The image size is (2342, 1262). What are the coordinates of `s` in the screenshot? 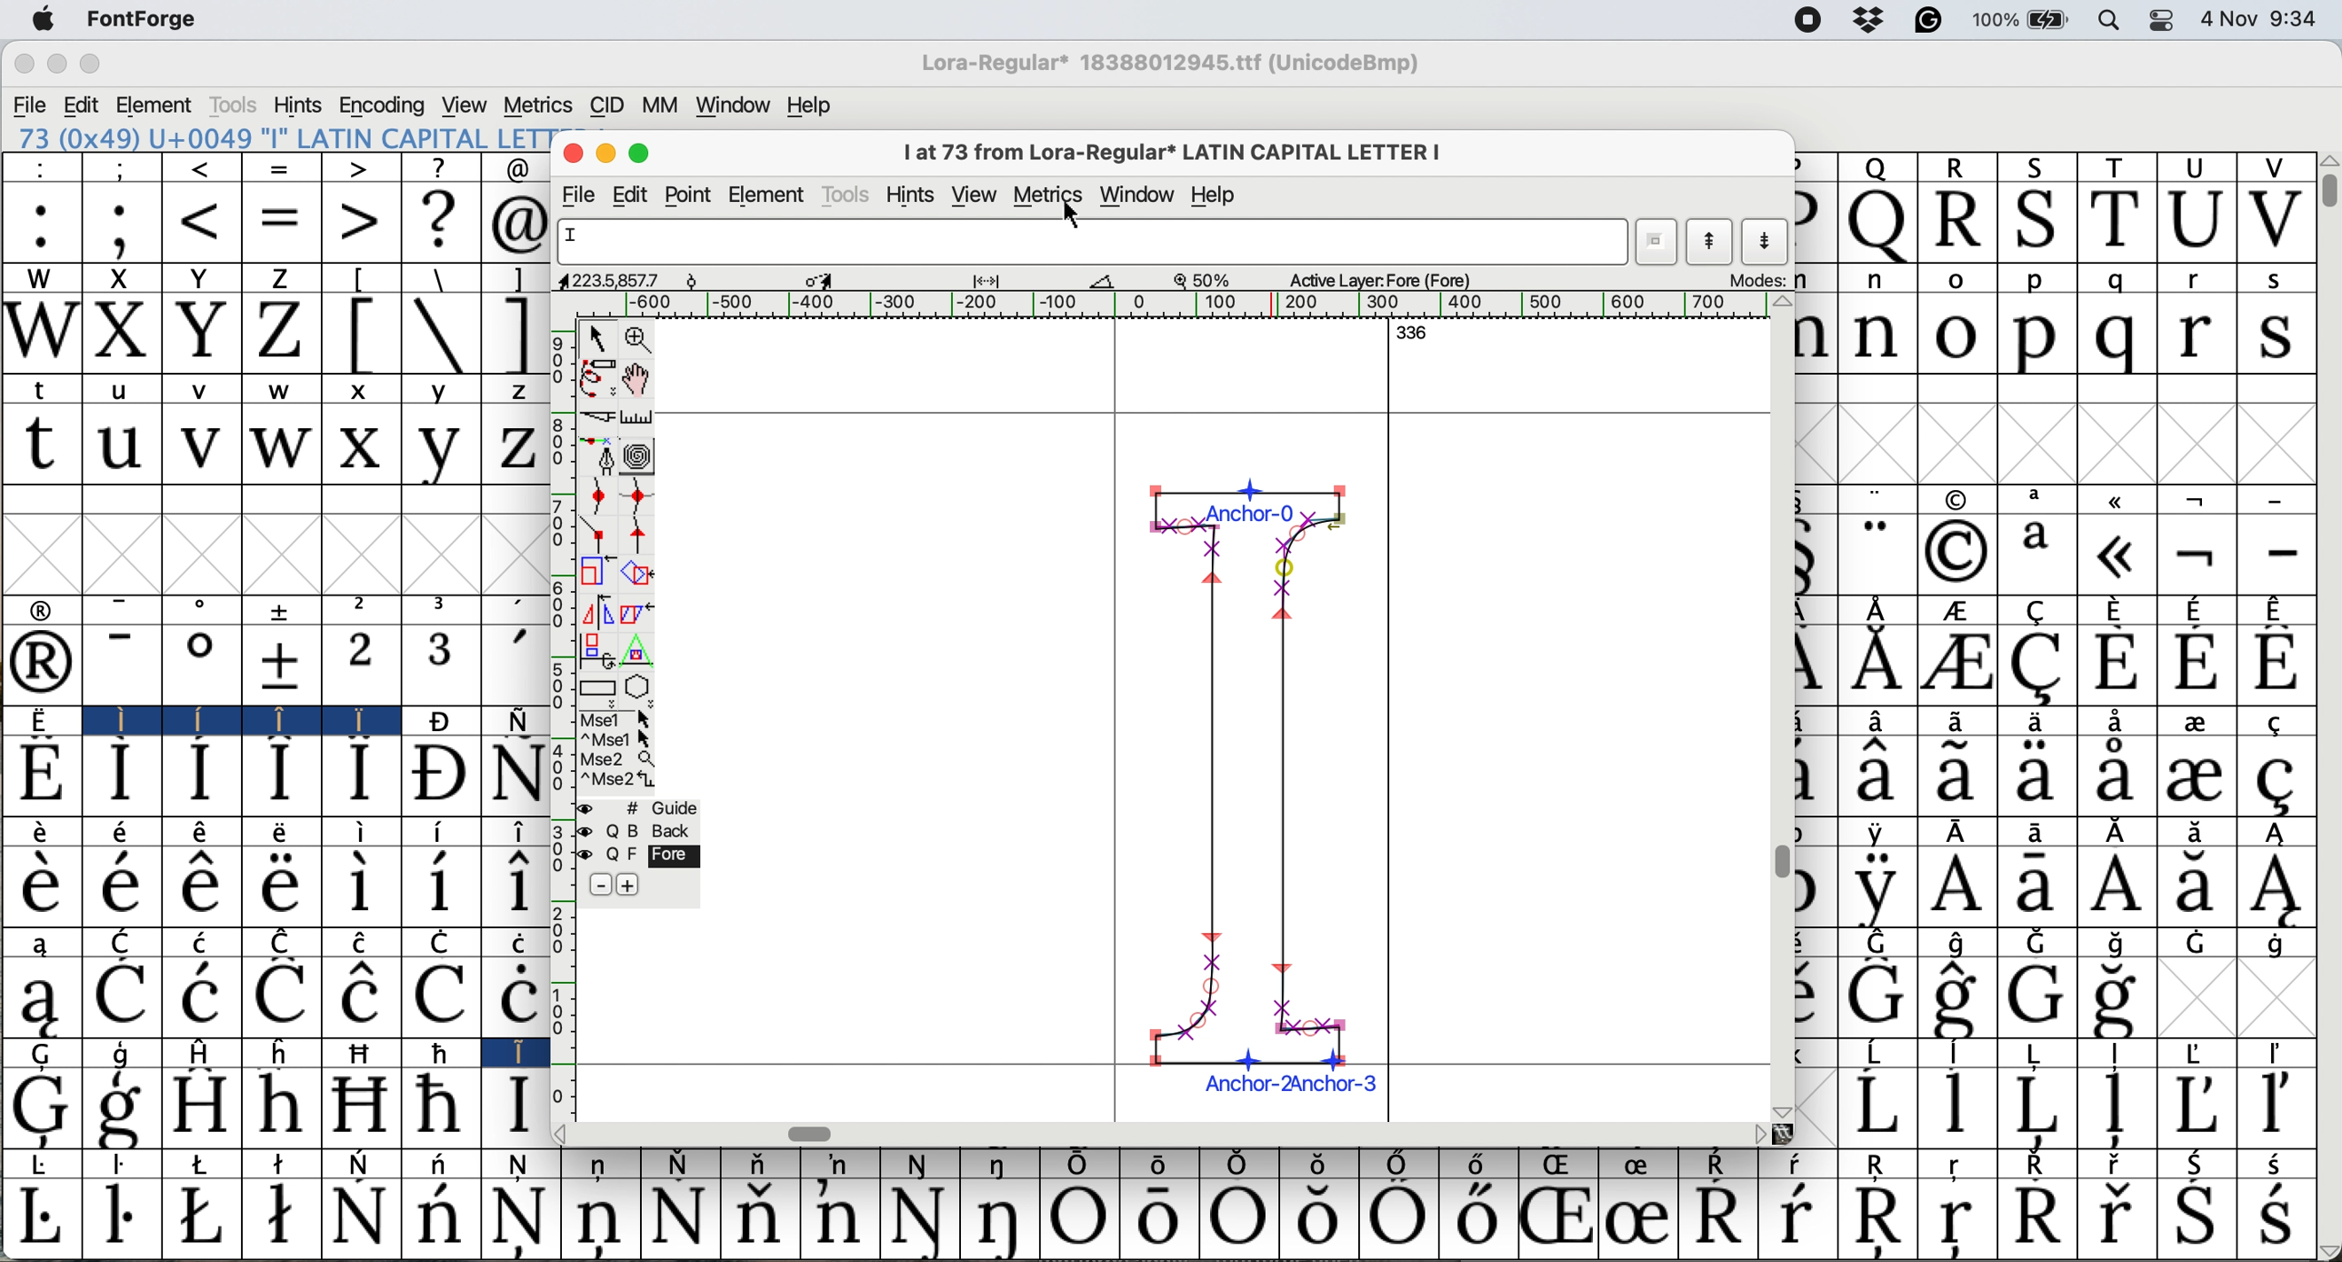 It's located at (2277, 336).